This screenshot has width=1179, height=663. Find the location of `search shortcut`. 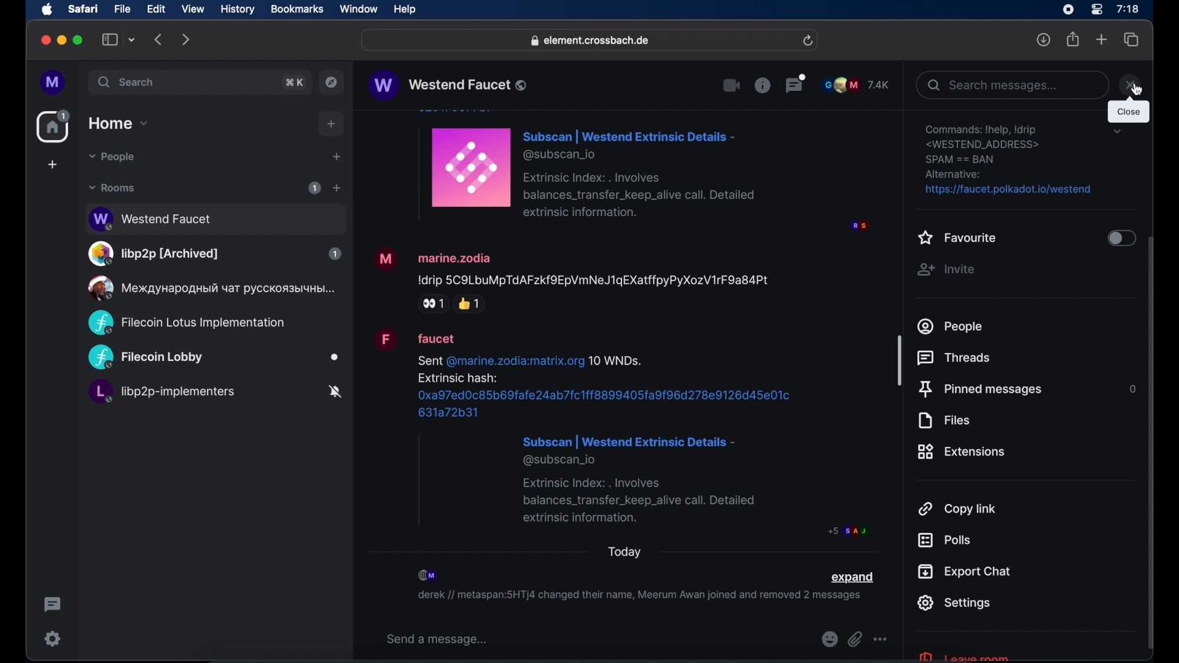

search shortcut is located at coordinates (295, 82).